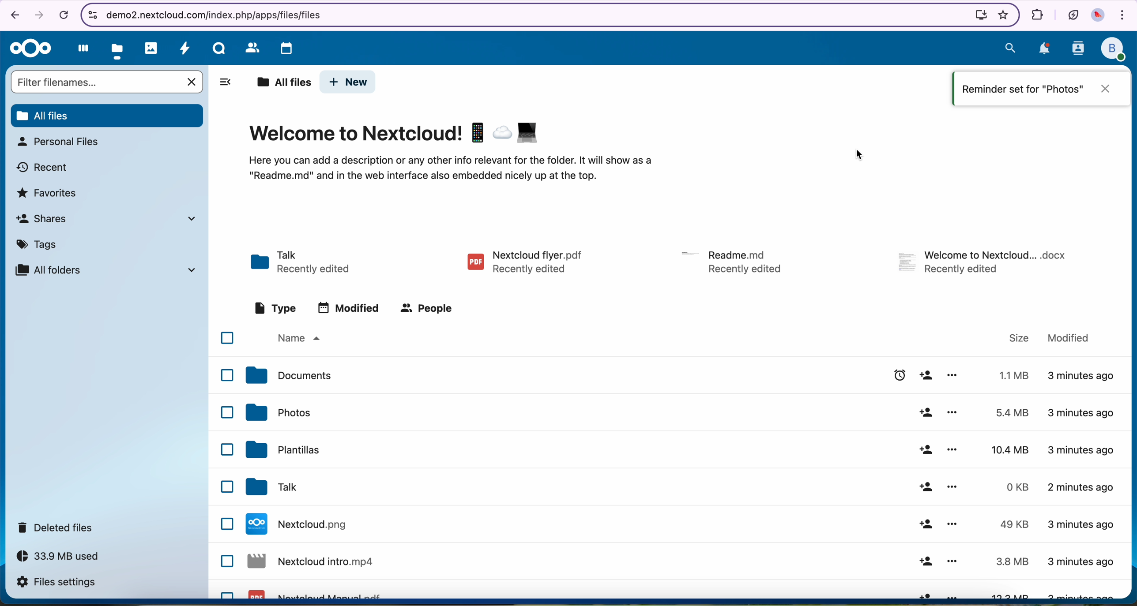  I want to click on battery in eco mode, so click(1072, 13).